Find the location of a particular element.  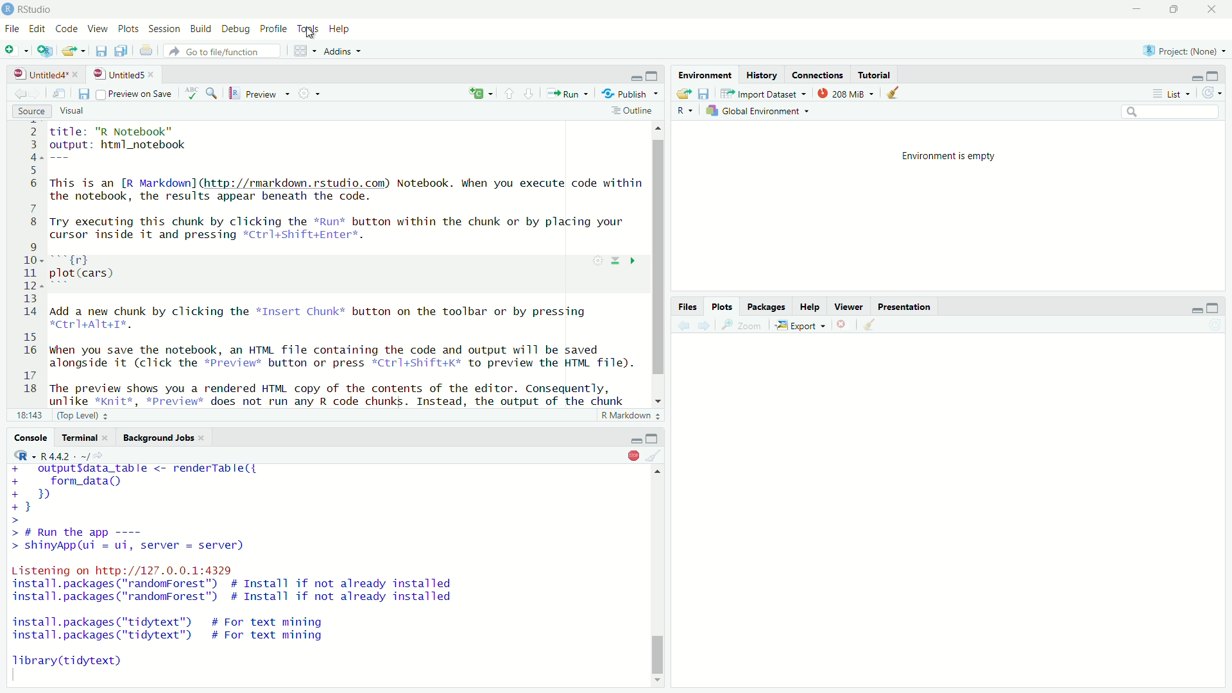

Load WorSpace is located at coordinates (683, 93).